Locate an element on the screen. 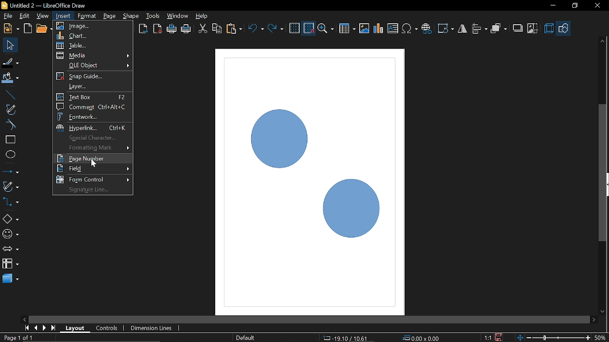 The image size is (609, 342). Comment is located at coordinates (92, 107).